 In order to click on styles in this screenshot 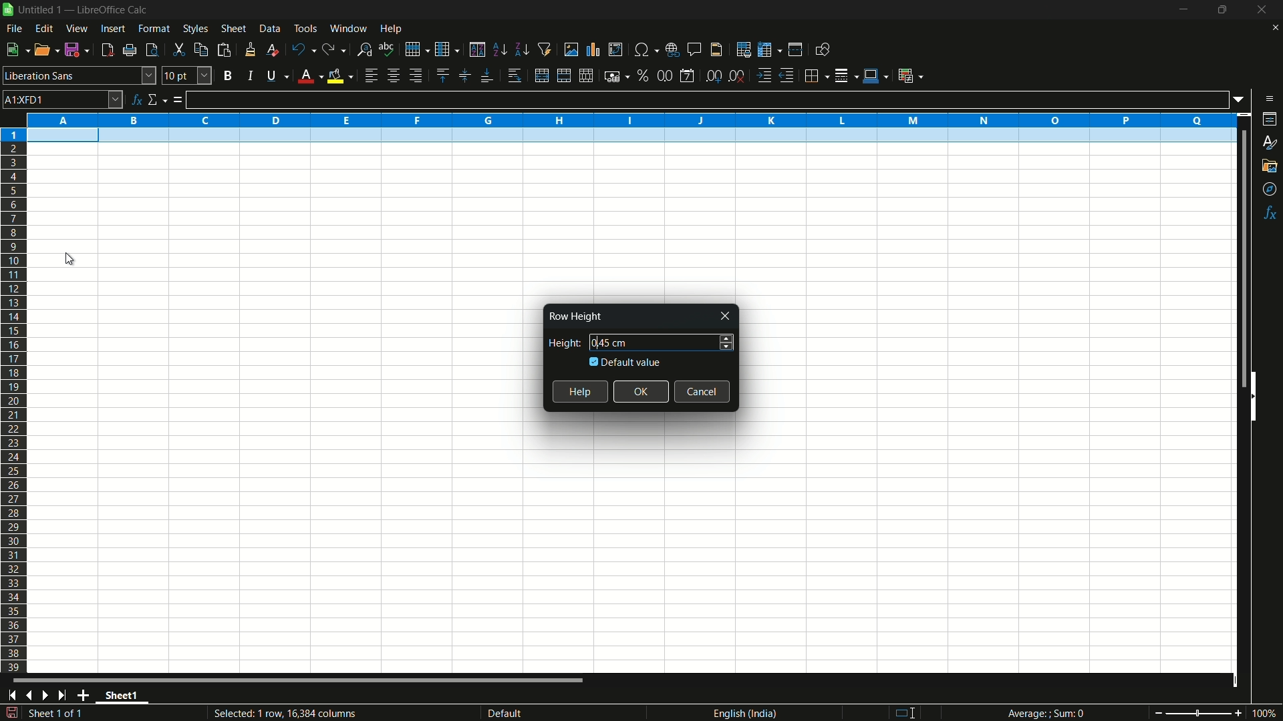, I will do `click(1268, 144)`.